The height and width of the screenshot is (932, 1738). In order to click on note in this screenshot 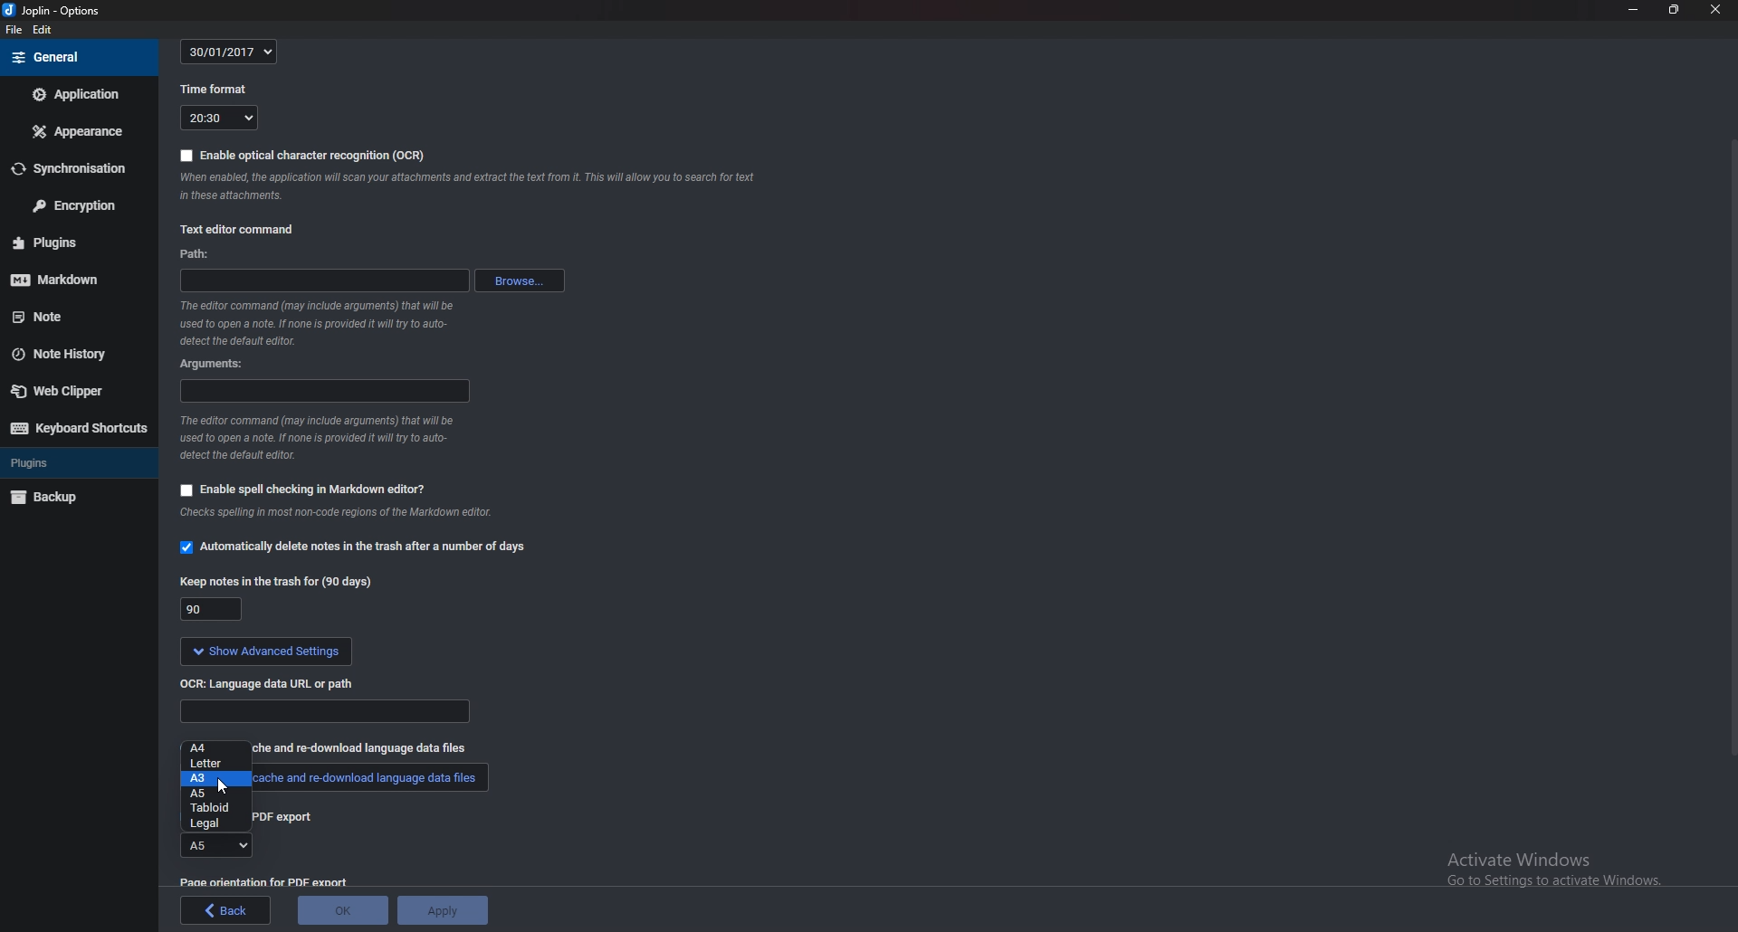, I will do `click(62, 318)`.